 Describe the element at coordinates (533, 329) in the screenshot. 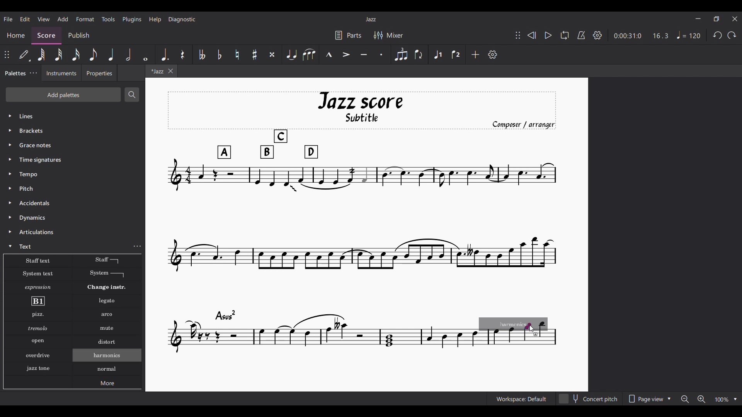

I see `Cursor` at that location.